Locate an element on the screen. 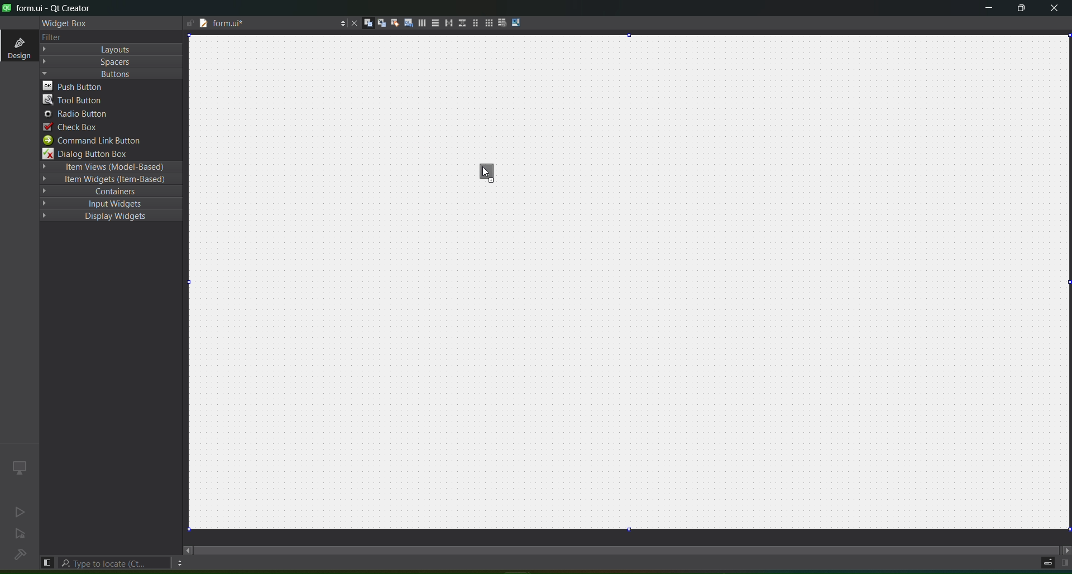 Image resolution: width=1072 pixels, height=574 pixels. show right panel is located at coordinates (1065, 562).